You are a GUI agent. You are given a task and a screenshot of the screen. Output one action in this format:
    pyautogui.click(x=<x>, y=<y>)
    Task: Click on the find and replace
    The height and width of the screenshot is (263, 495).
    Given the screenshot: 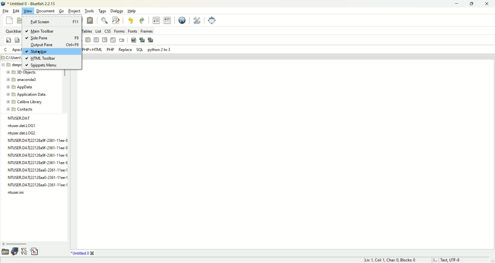 What is the action you would take?
    pyautogui.click(x=116, y=21)
    